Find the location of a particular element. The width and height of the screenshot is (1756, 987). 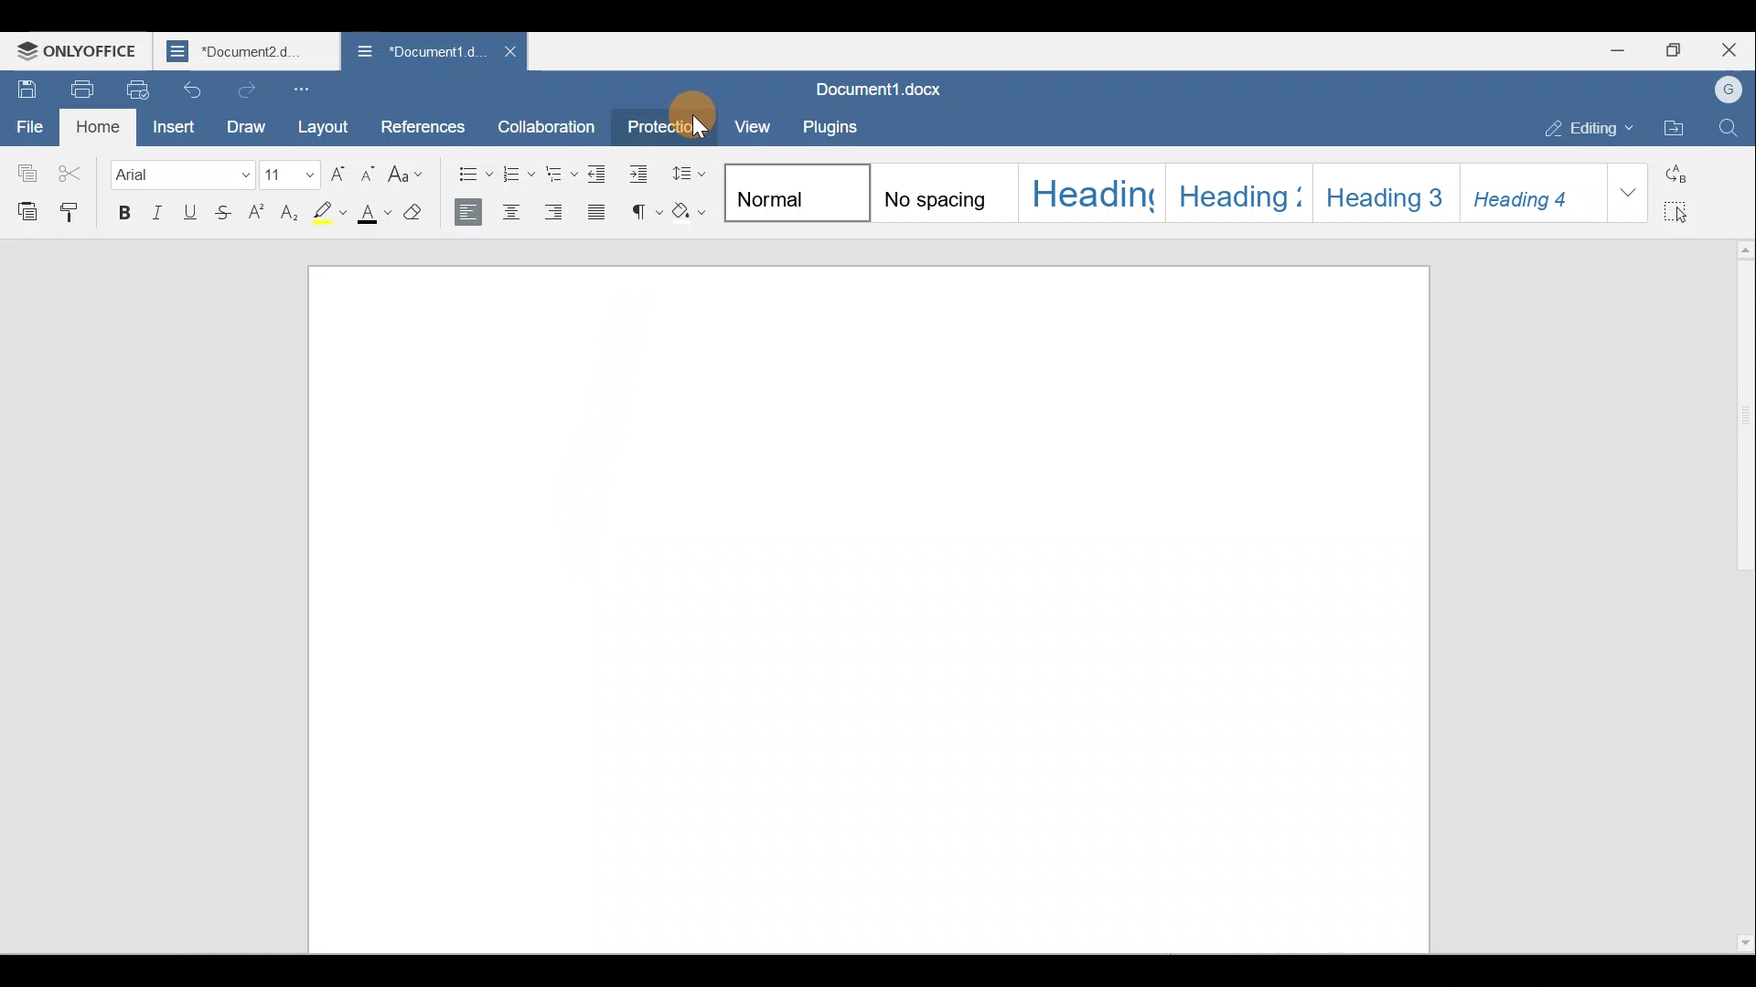

Style 3 is located at coordinates (1093, 190).